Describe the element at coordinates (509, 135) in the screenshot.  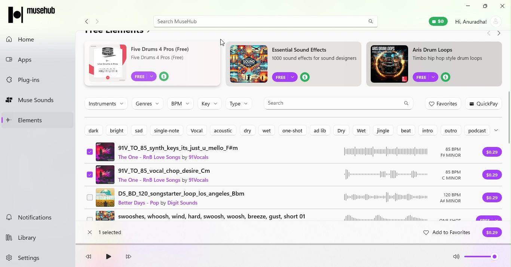
I see `scroll bar` at that location.